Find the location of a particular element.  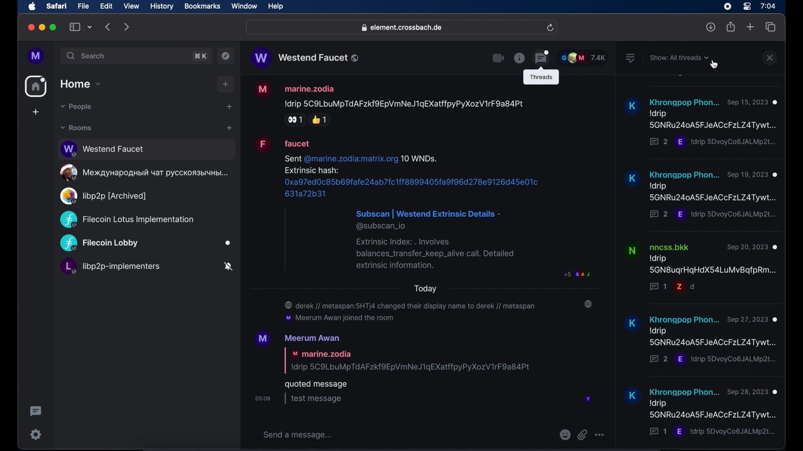

Sep 19,2023 @ is located at coordinates (756, 175).